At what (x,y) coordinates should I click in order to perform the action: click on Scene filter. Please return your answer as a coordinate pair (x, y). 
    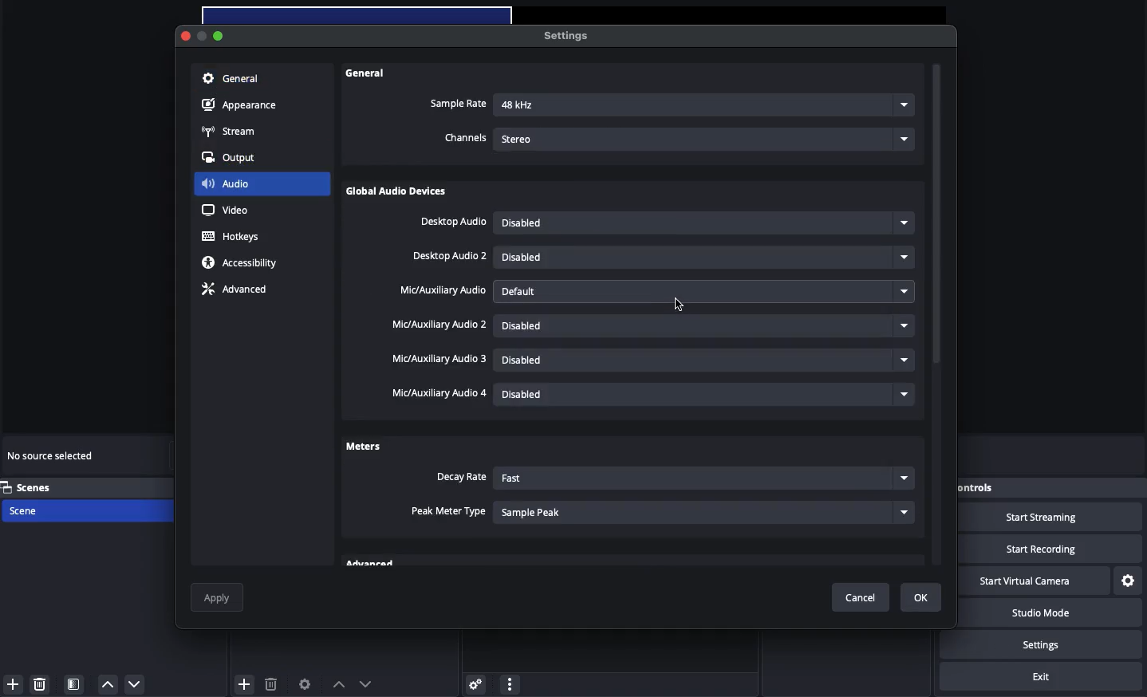
    Looking at the image, I should click on (74, 684).